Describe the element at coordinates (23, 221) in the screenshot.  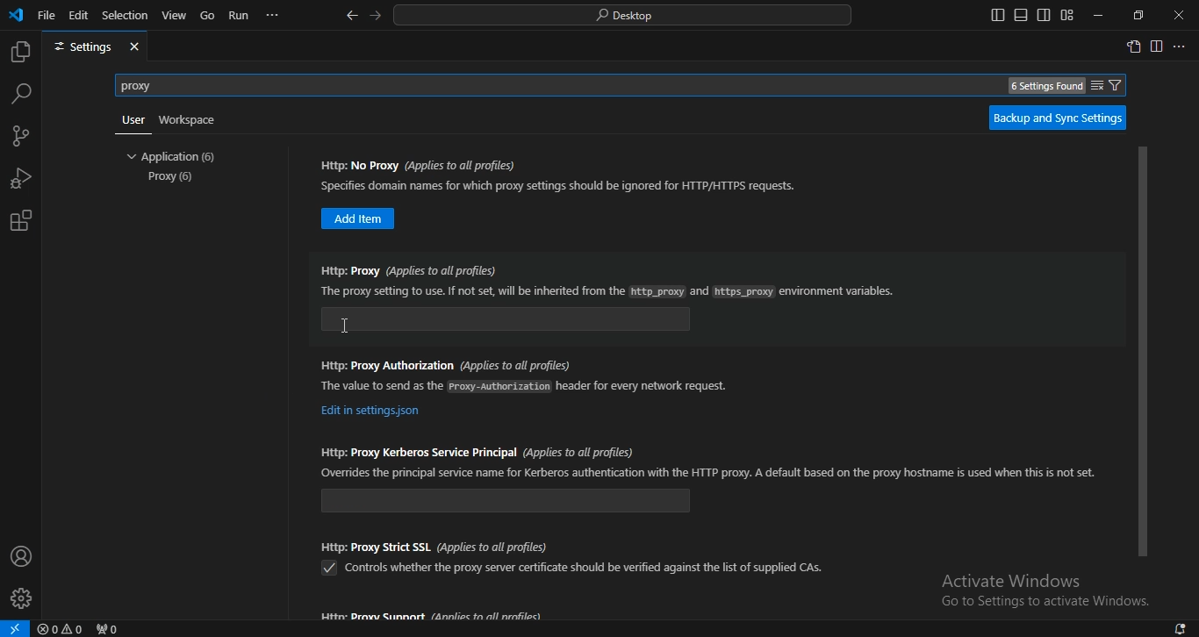
I see `extensions` at that location.